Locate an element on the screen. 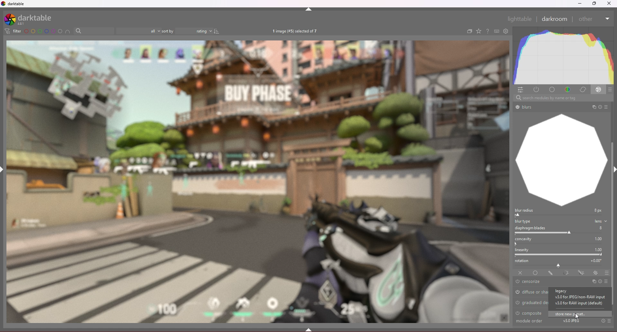 The height and width of the screenshot is (332, 617). store new preset is located at coordinates (580, 314).